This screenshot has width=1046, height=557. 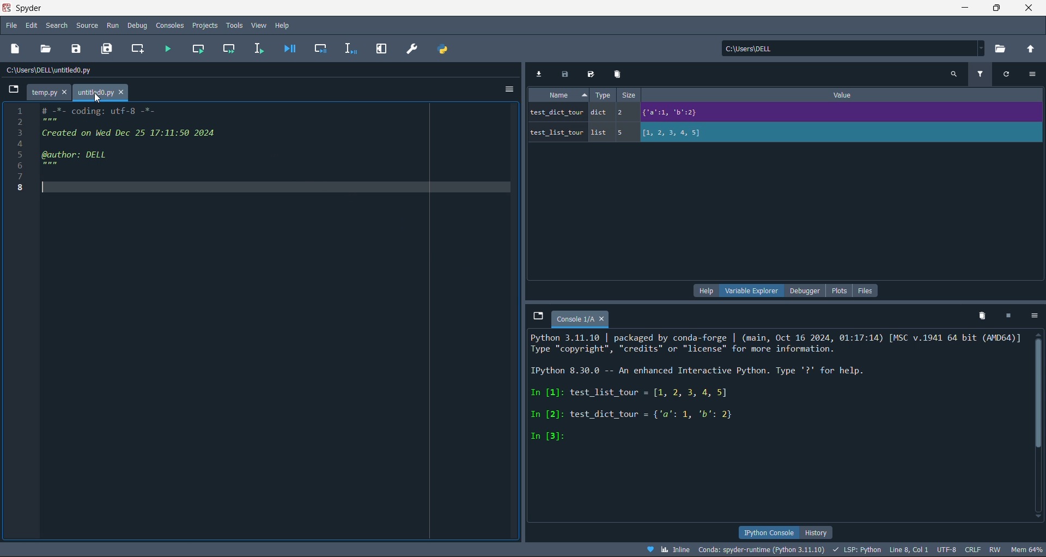 What do you see at coordinates (112, 25) in the screenshot?
I see `run` at bounding box center [112, 25].